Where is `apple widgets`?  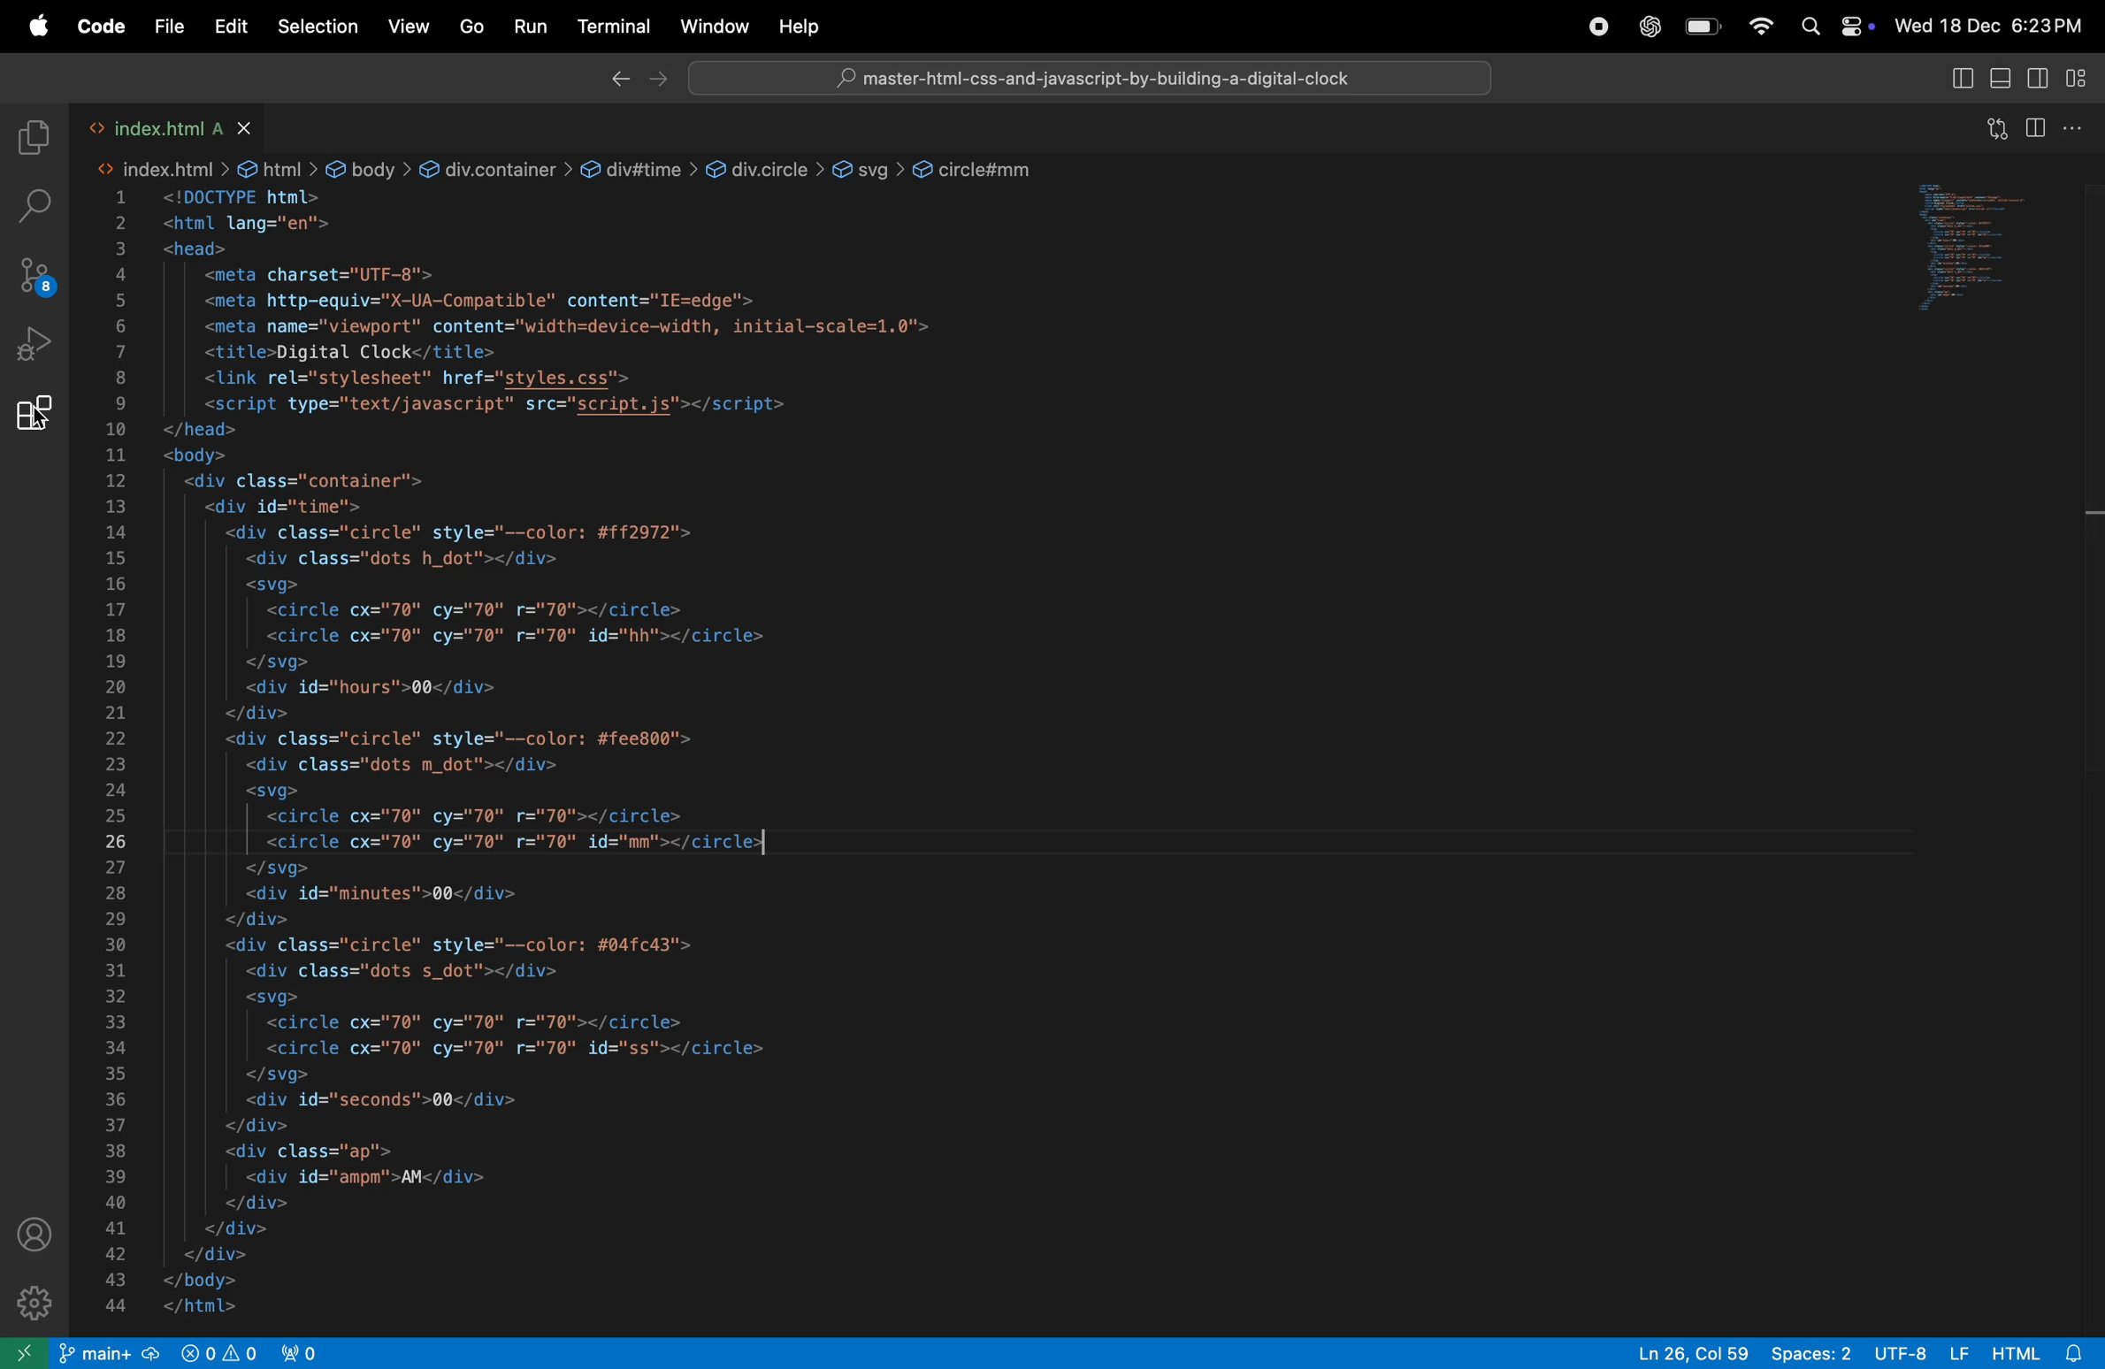 apple widgets is located at coordinates (1836, 27).